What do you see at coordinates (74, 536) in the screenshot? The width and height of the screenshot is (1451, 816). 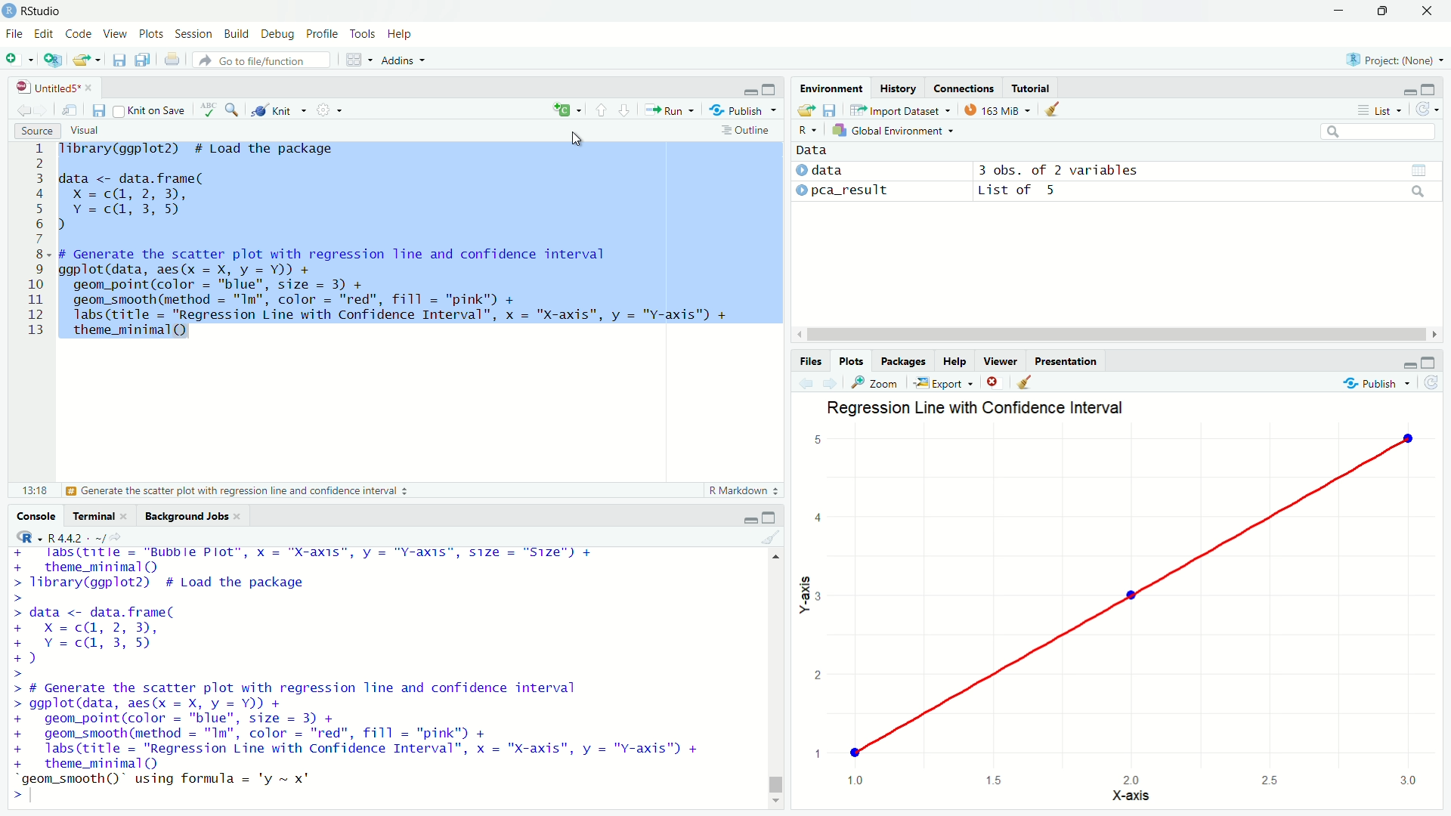 I see `R4.4.2. ~` at bounding box center [74, 536].